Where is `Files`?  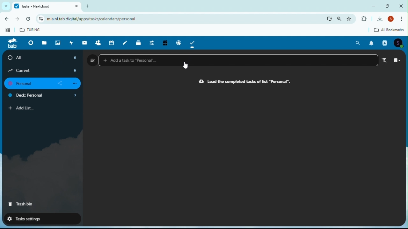
Files is located at coordinates (45, 42).